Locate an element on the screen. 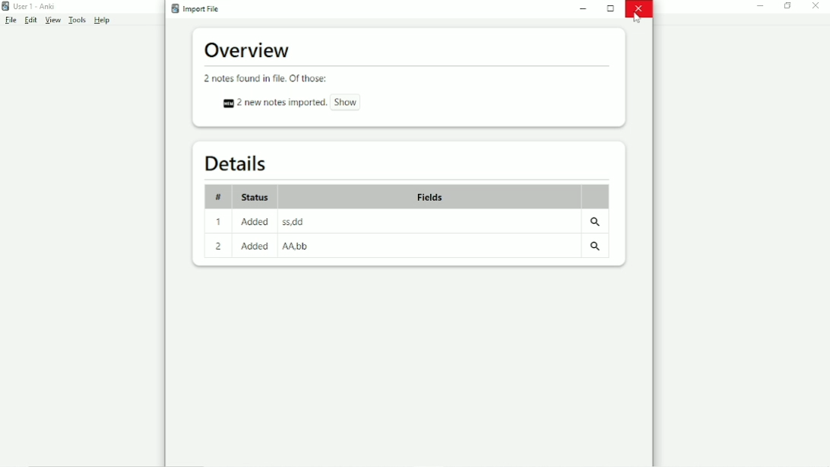 This screenshot has height=467, width=830. Cursor is located at coordinates (637, 17).